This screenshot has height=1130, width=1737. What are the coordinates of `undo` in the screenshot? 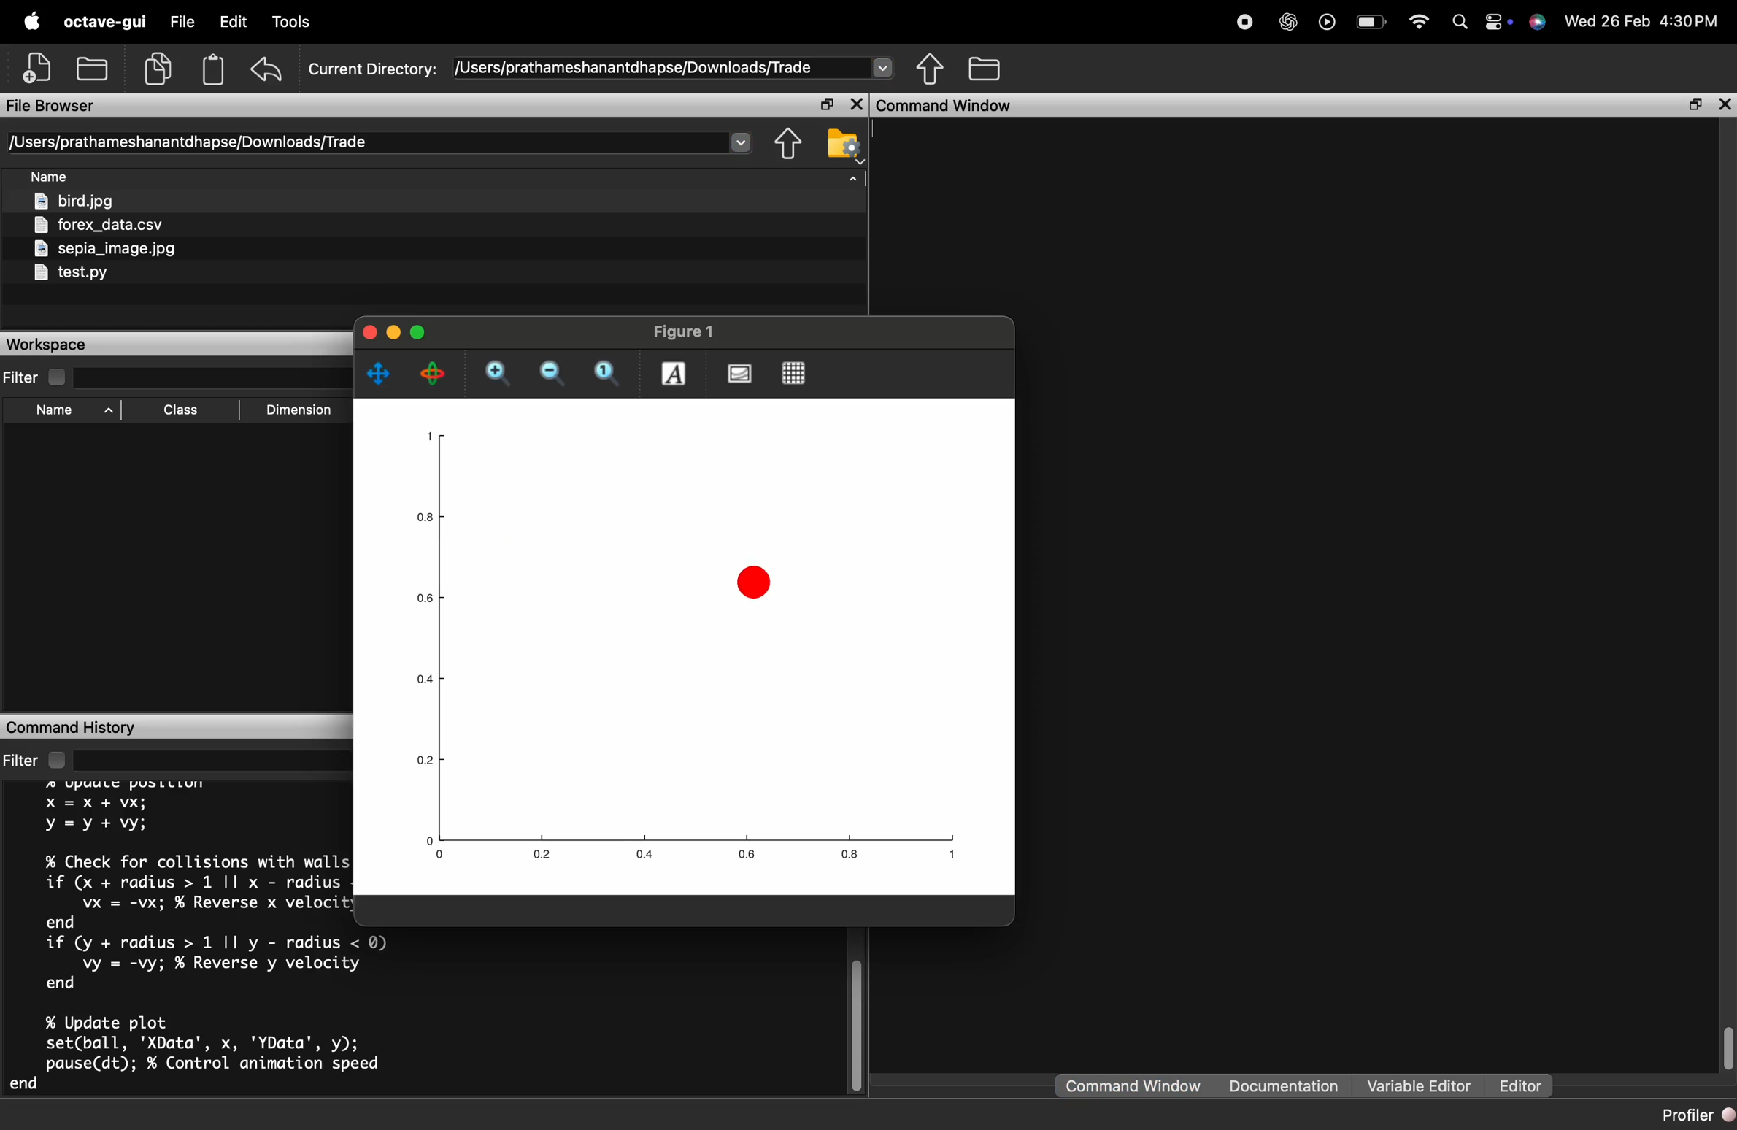 It's located at (266, 68).